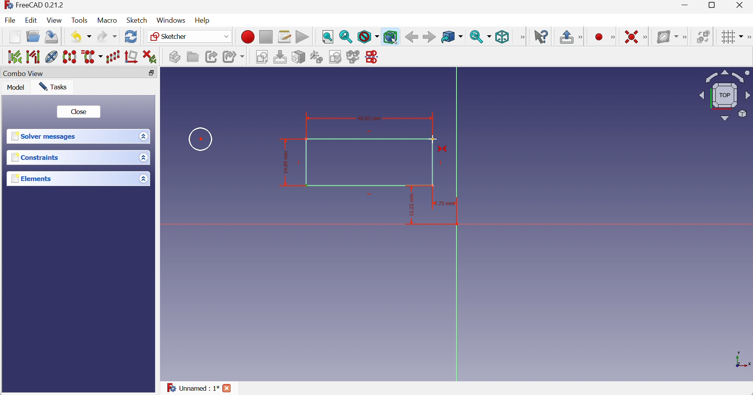  Describe the element at coordinates (733, 37) in the screenshot. I see `Toggle grid` at that location.